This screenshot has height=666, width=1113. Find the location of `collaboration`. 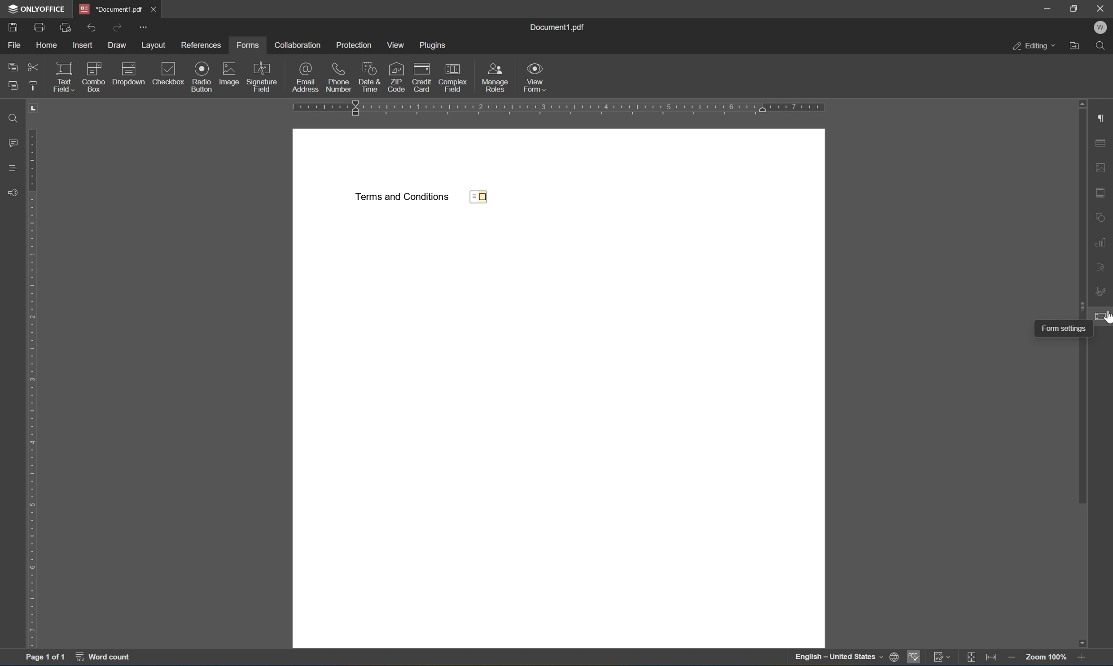

collaboration is located at coordinates (297, 45).